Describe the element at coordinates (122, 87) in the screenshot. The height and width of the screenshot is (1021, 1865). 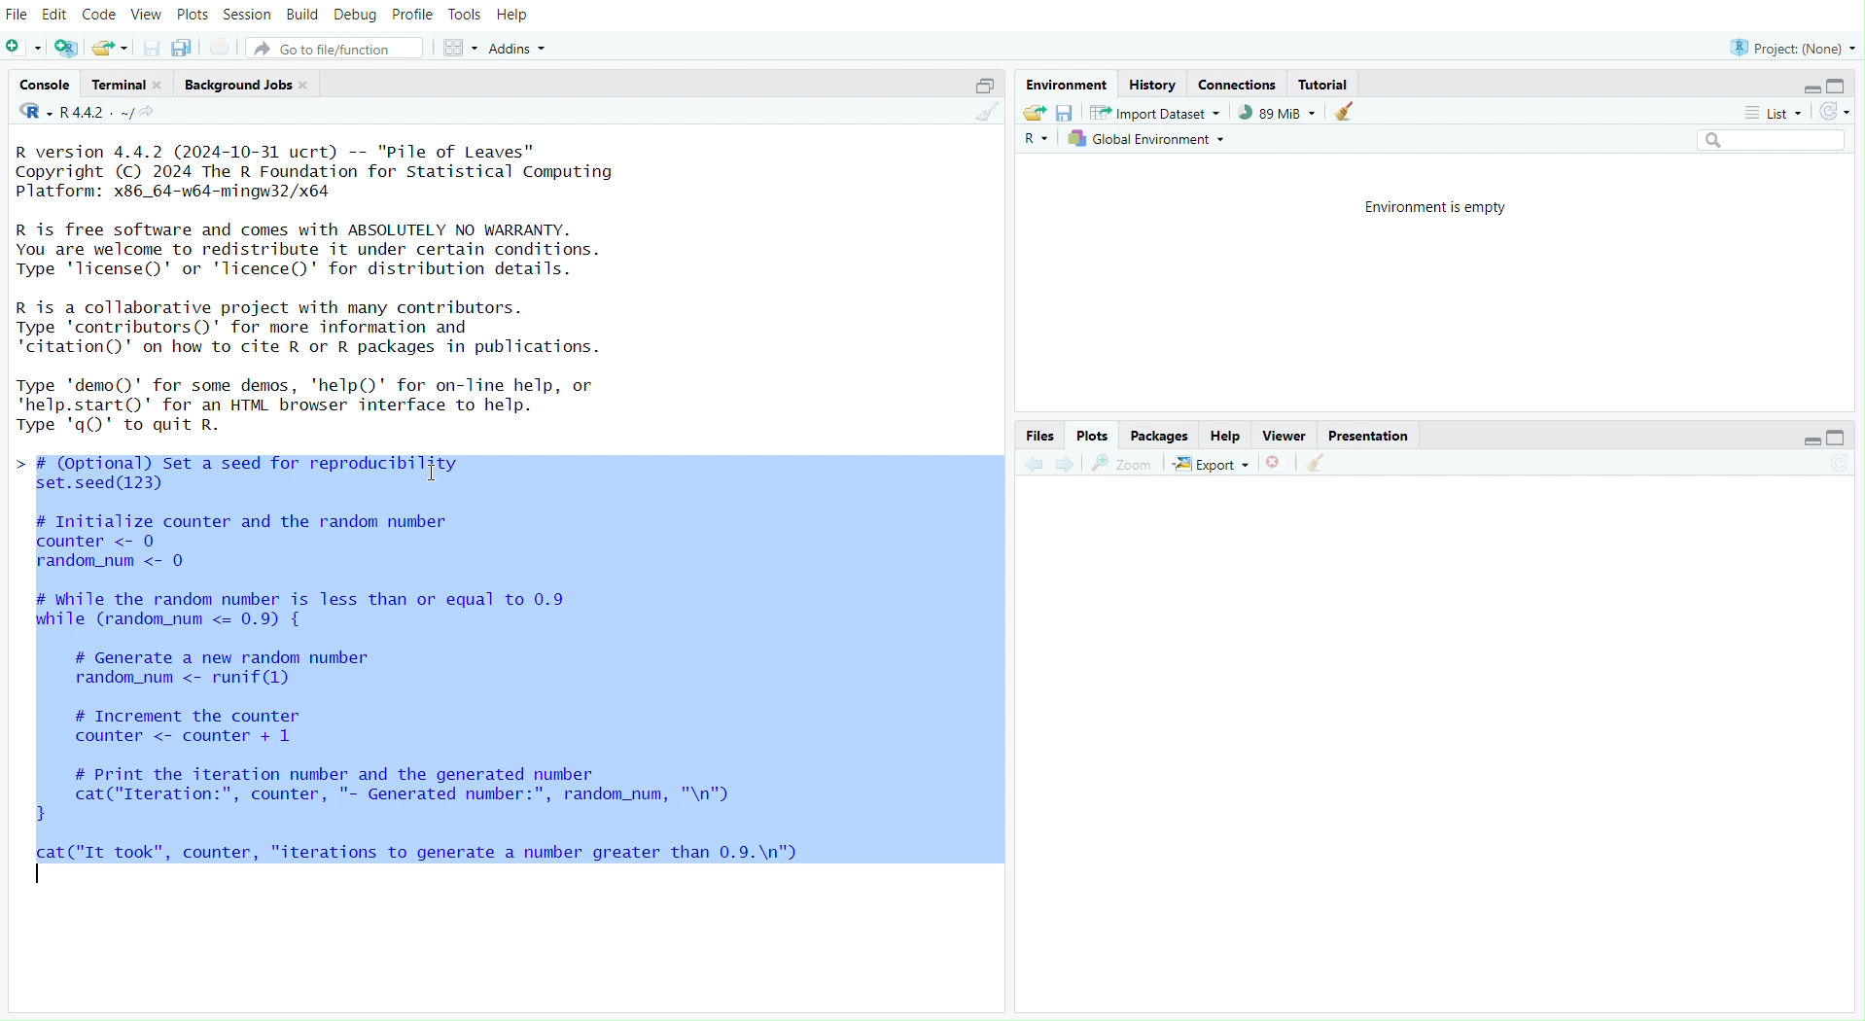
I see `Terminal` at that location.